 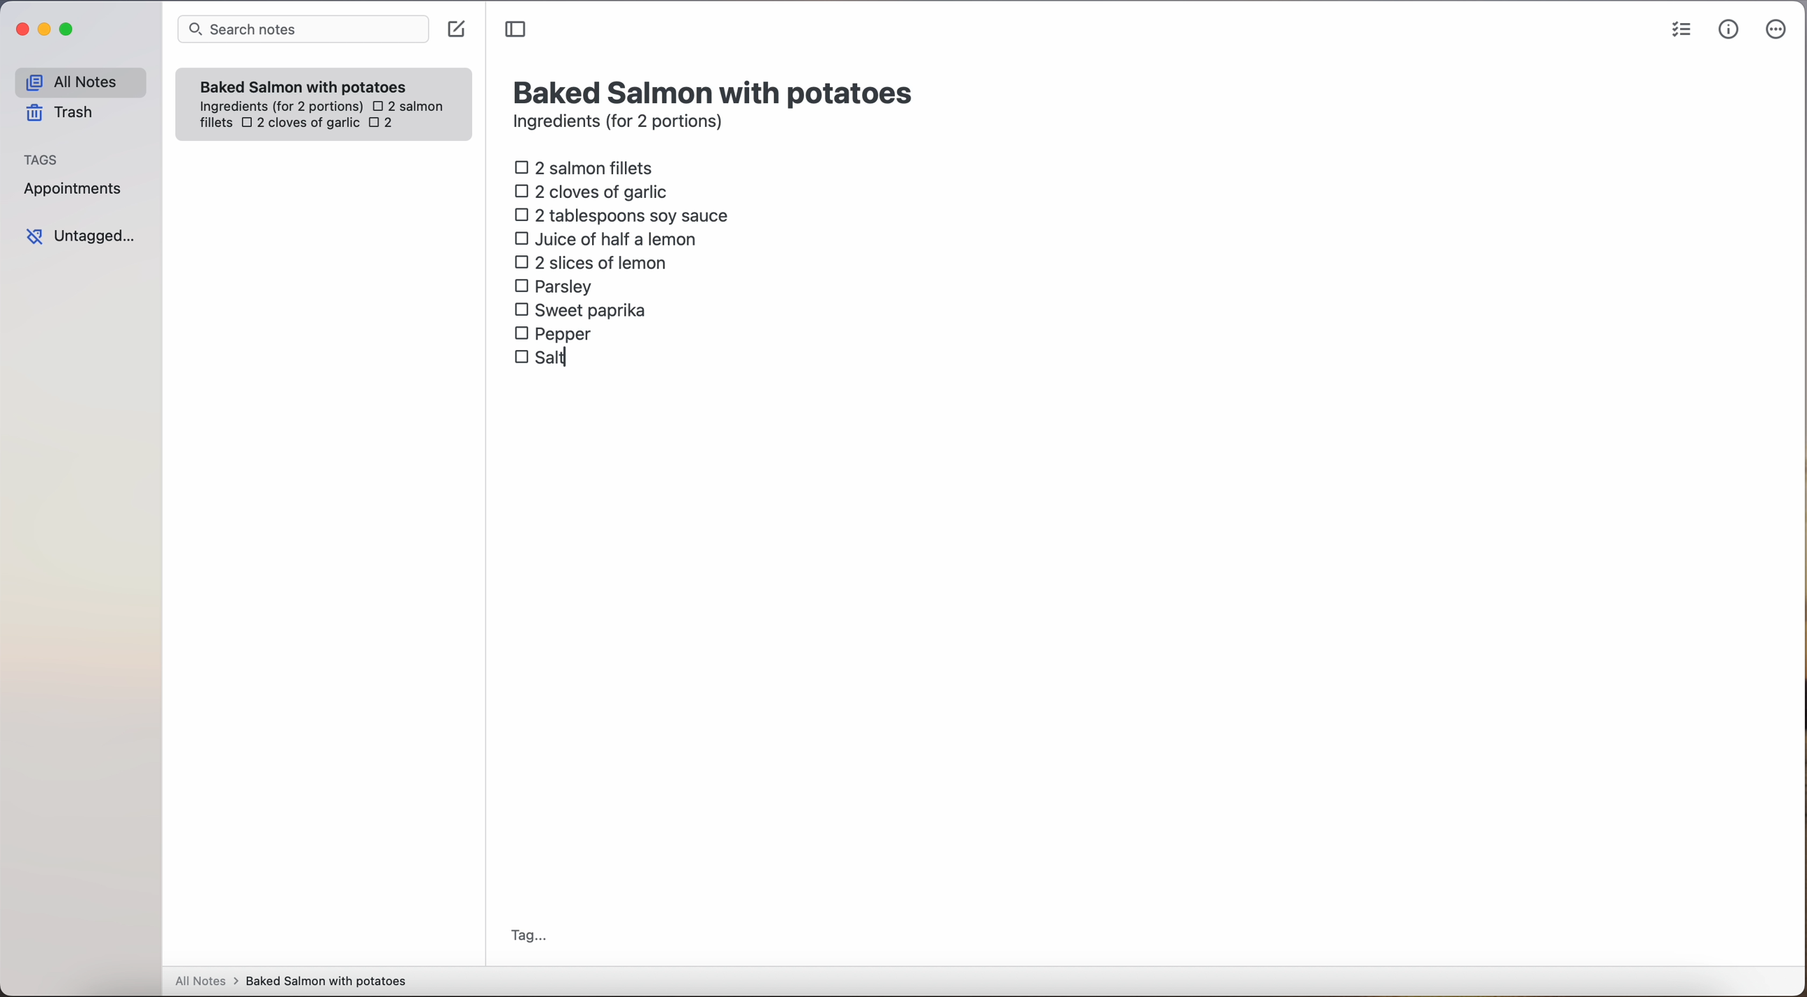 I want to click on 2 salmon, so click(x=406, y=104).